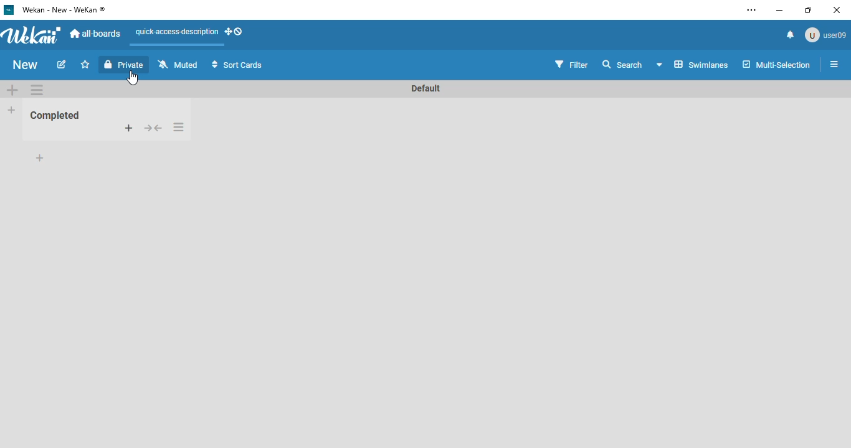 Image resolution: width=851 pixels, height=448 pixels. What do you see at coordinates (780, 10) in the screenshot?
I see `minimize` at bounding box center [780, 10].